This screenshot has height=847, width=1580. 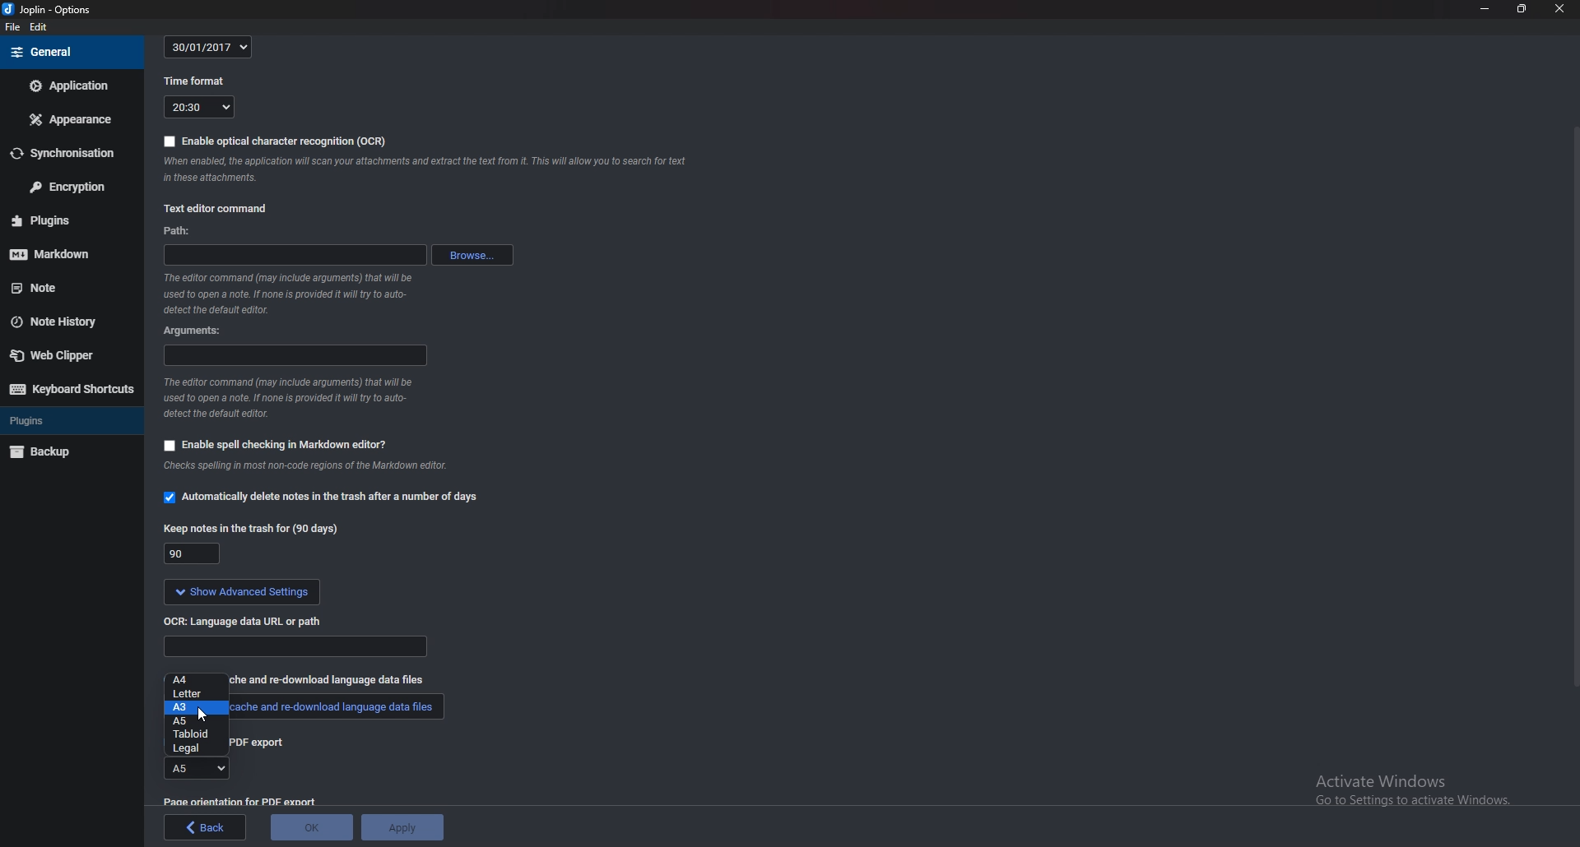 I want to click on Info on ocr, so click(x=428, y=171).